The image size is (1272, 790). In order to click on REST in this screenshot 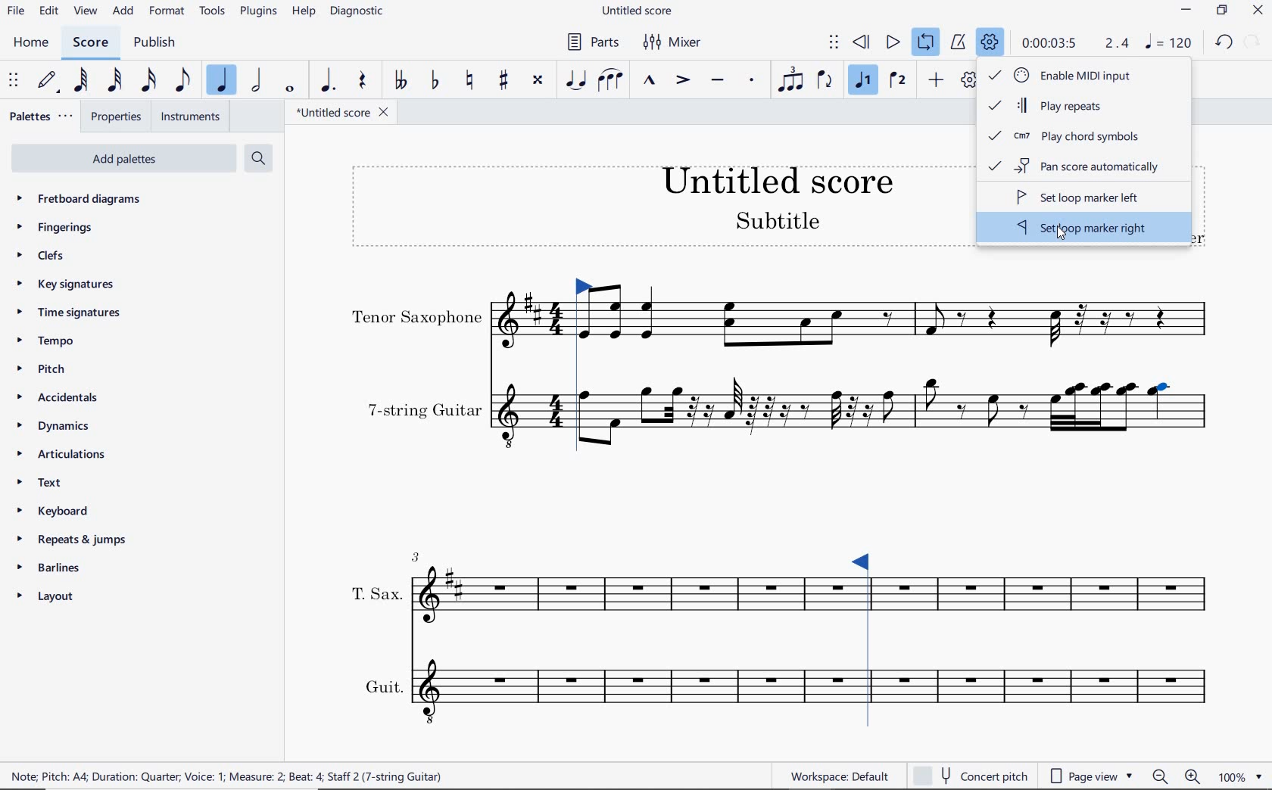, I will do `click(360, 81)`.